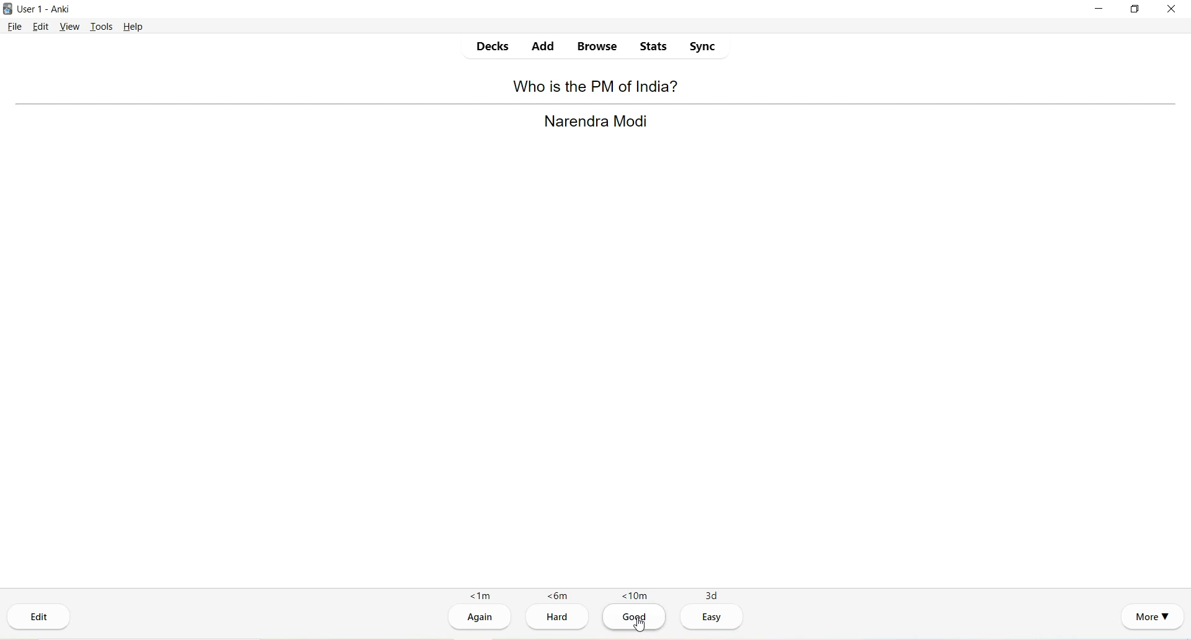 This screenshot has width=1191, height=640. What do you see at coordinates (44, 9) in the screenshot?
I see `User 1 - Anki` at bounding box center [44, 9].